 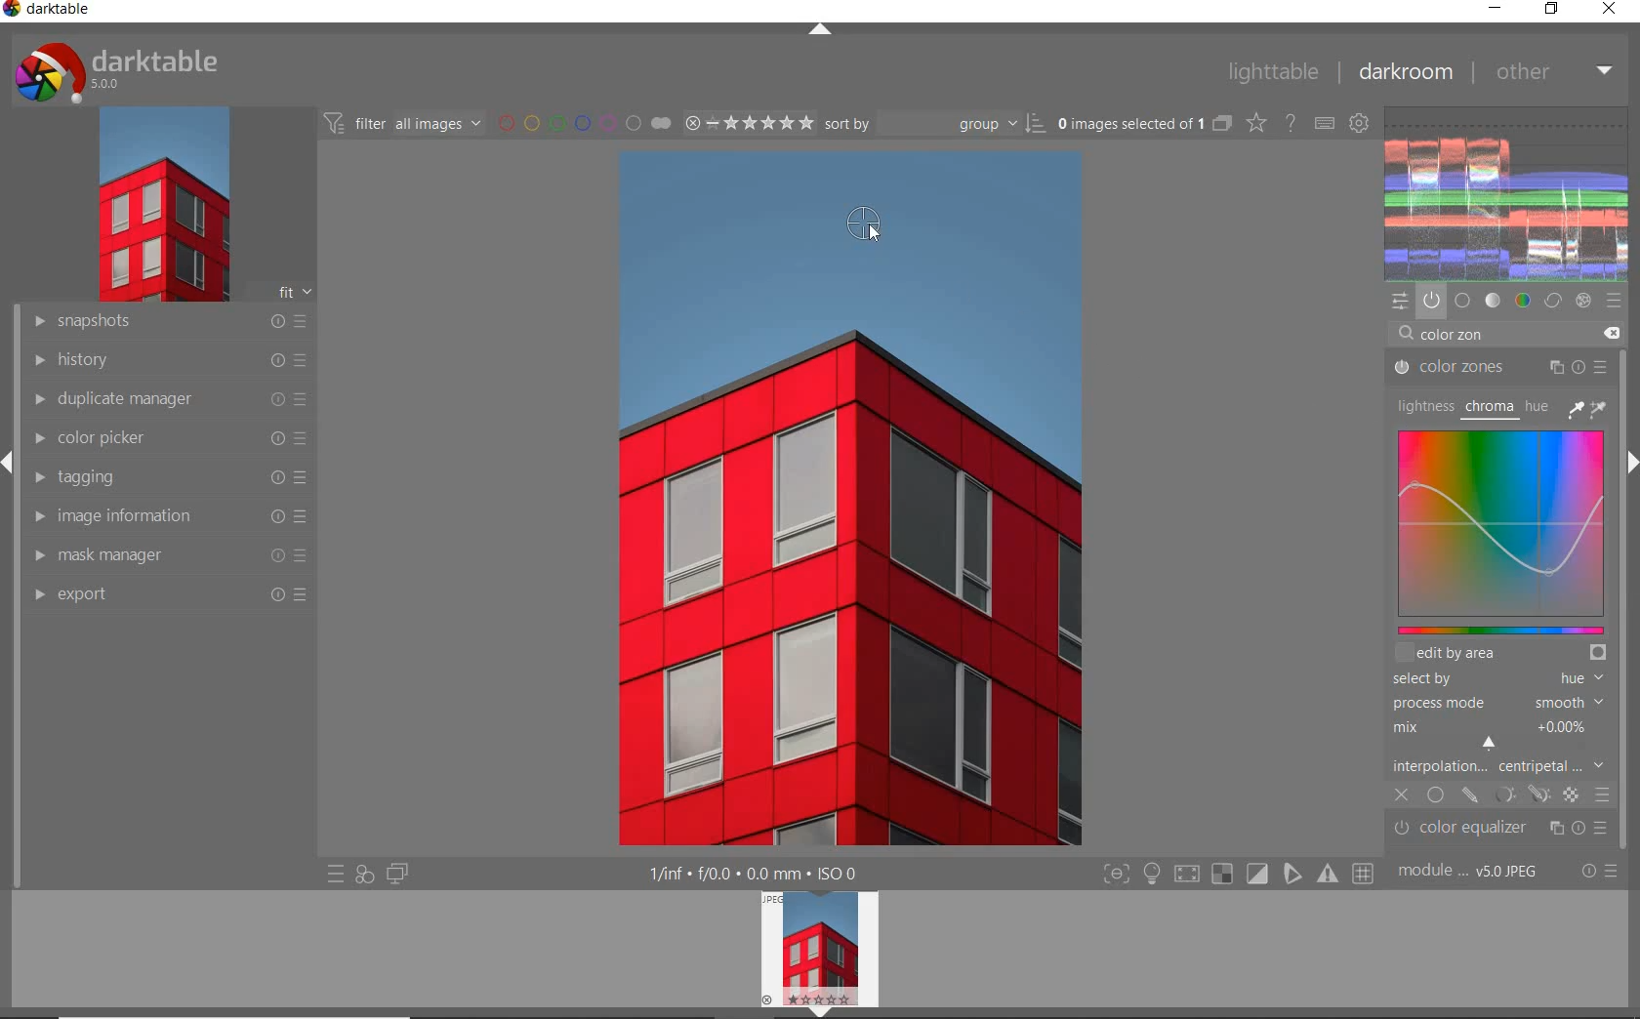 I want to click on color, so click(x=1522, y=301).